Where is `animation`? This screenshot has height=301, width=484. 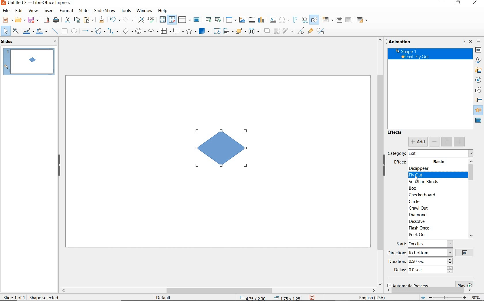
animation is located at coordinates (479, 110).